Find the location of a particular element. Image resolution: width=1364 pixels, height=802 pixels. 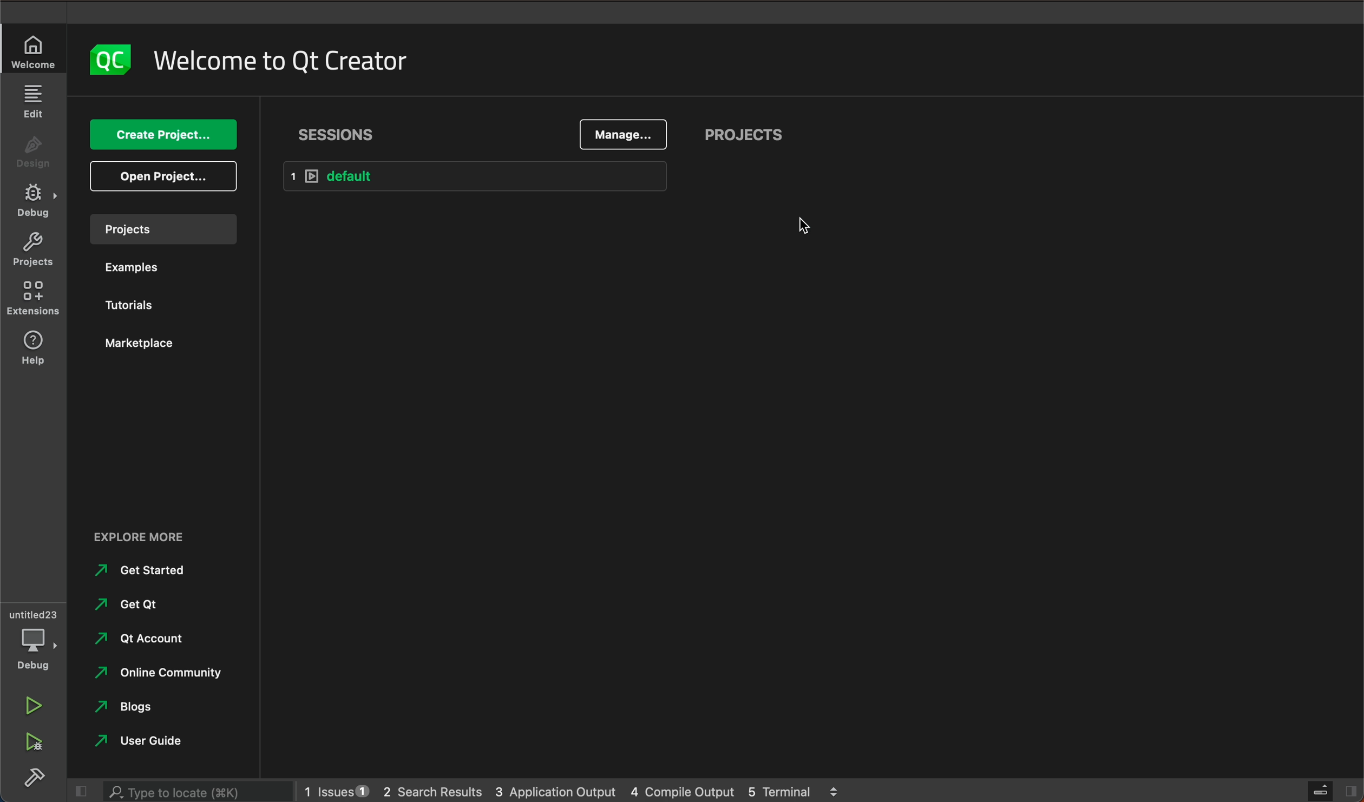

search bar is located at coordinates (199, 792).